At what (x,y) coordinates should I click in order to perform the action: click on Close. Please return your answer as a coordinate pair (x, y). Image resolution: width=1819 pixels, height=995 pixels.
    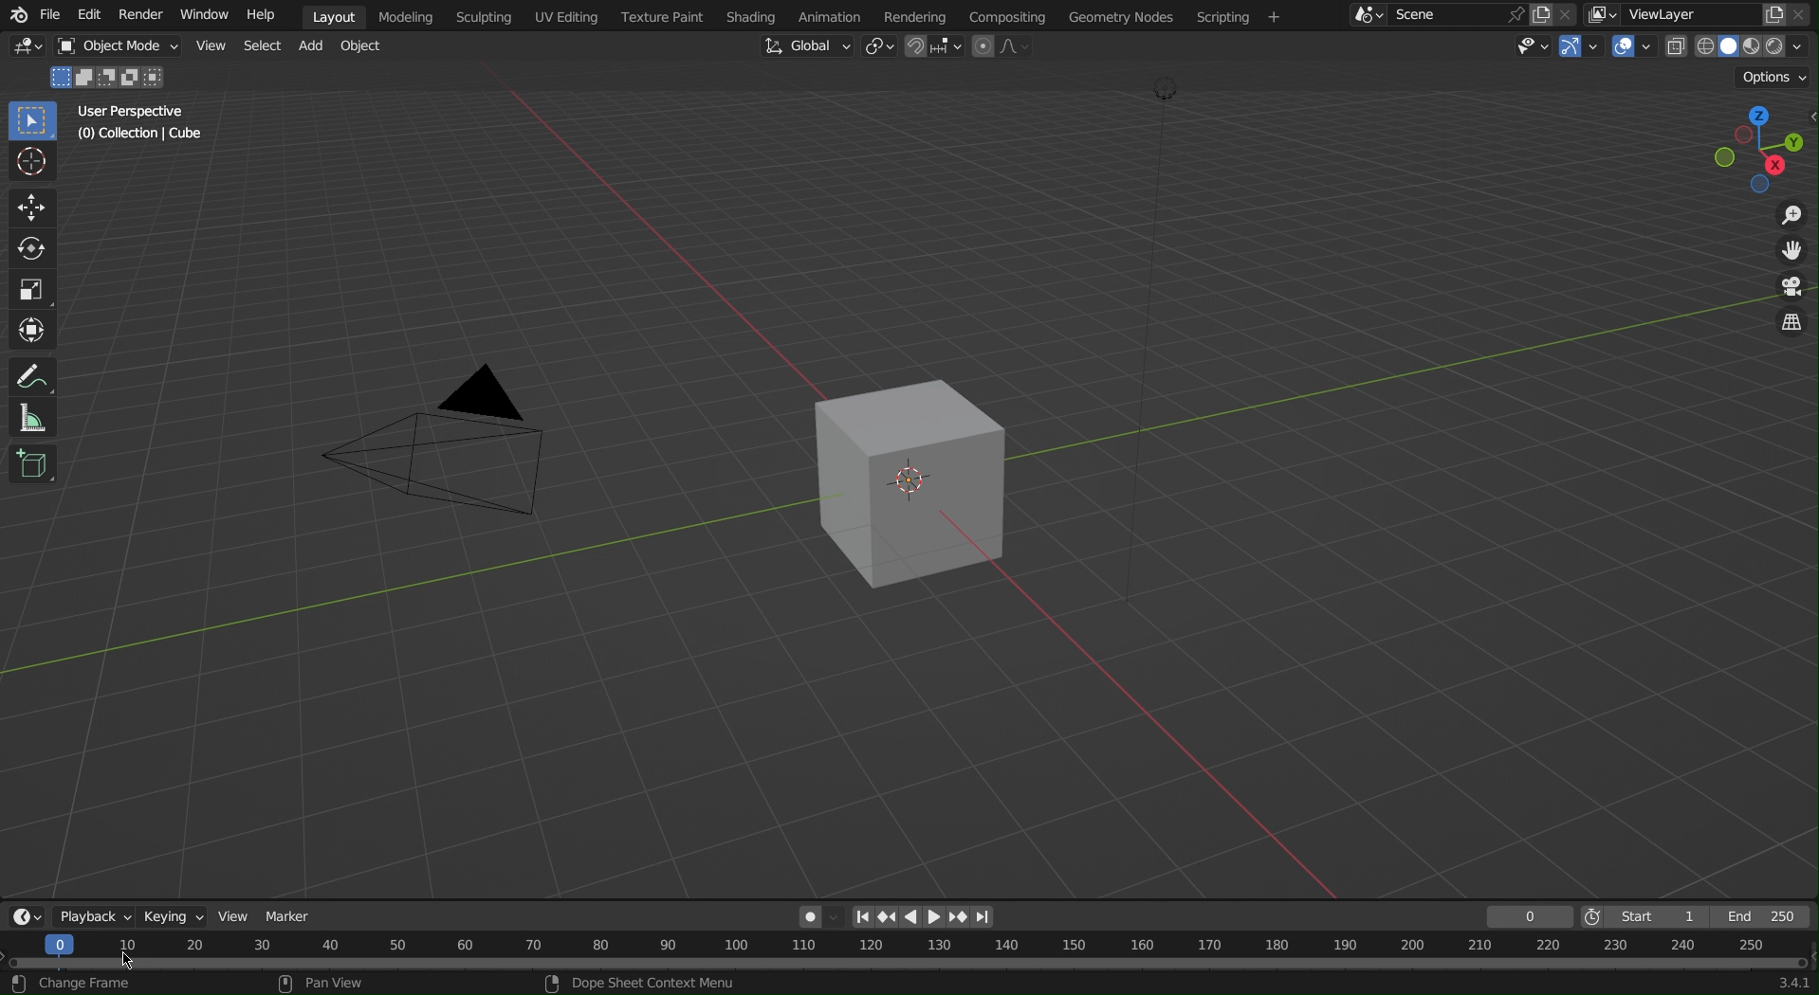
    Looking at the image, I should click on (1806, 14).